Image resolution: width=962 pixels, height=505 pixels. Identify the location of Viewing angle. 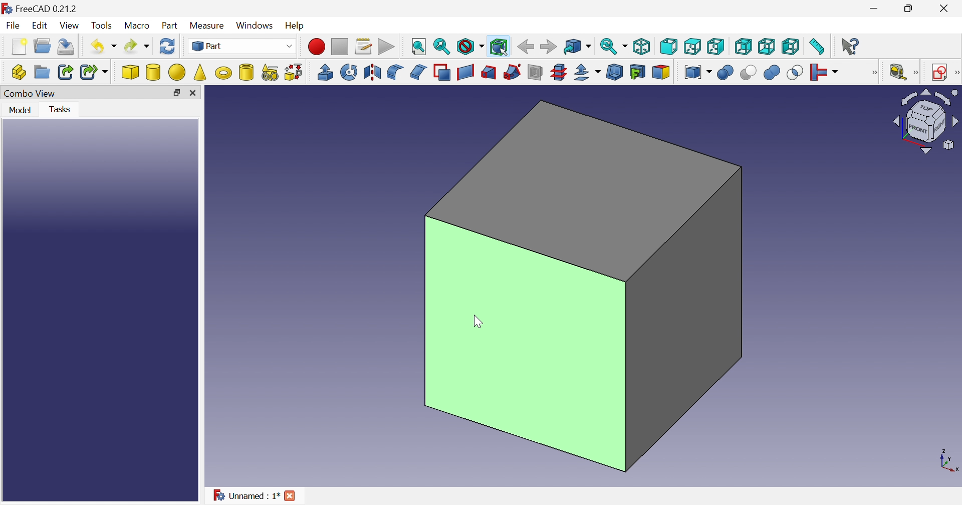
(925, 122).